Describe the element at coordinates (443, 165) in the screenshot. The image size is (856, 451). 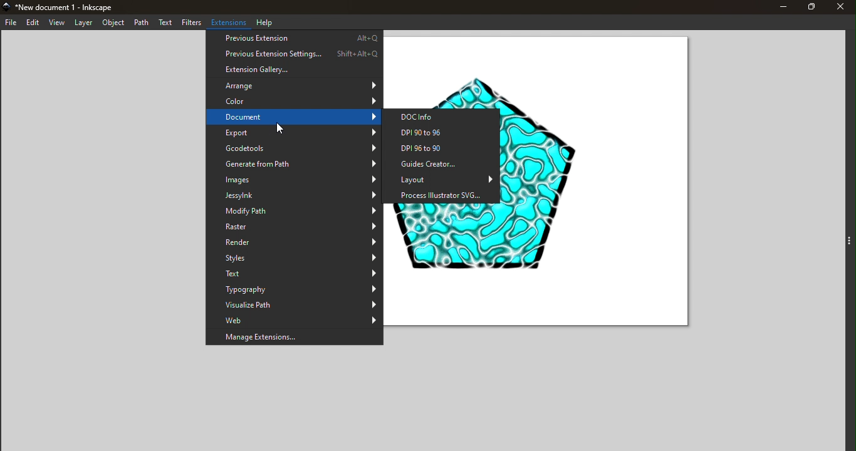
I see `Guides Creator` at that location.